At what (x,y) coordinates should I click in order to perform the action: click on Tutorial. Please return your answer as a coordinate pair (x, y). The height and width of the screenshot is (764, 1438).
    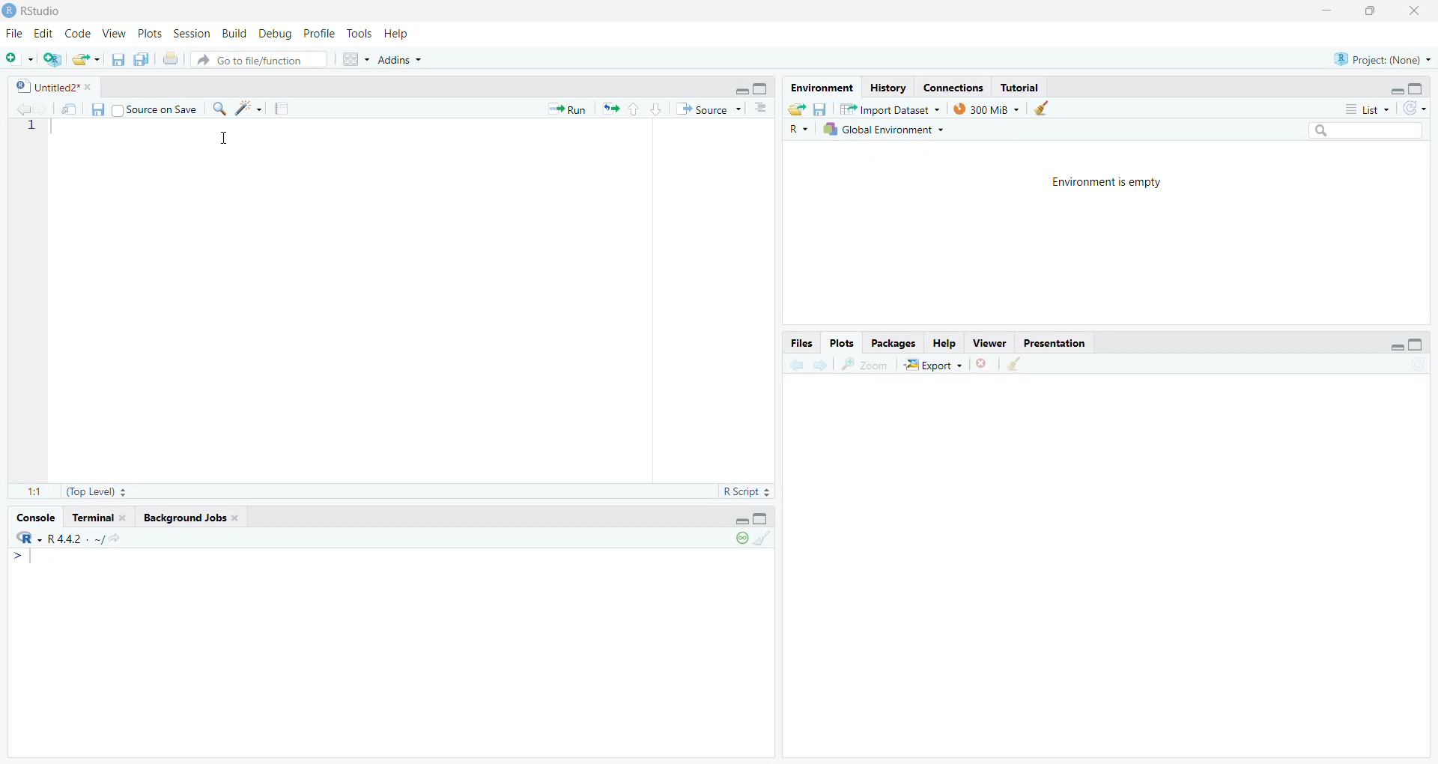
    Looking at the image, I should click on (1022, 88).